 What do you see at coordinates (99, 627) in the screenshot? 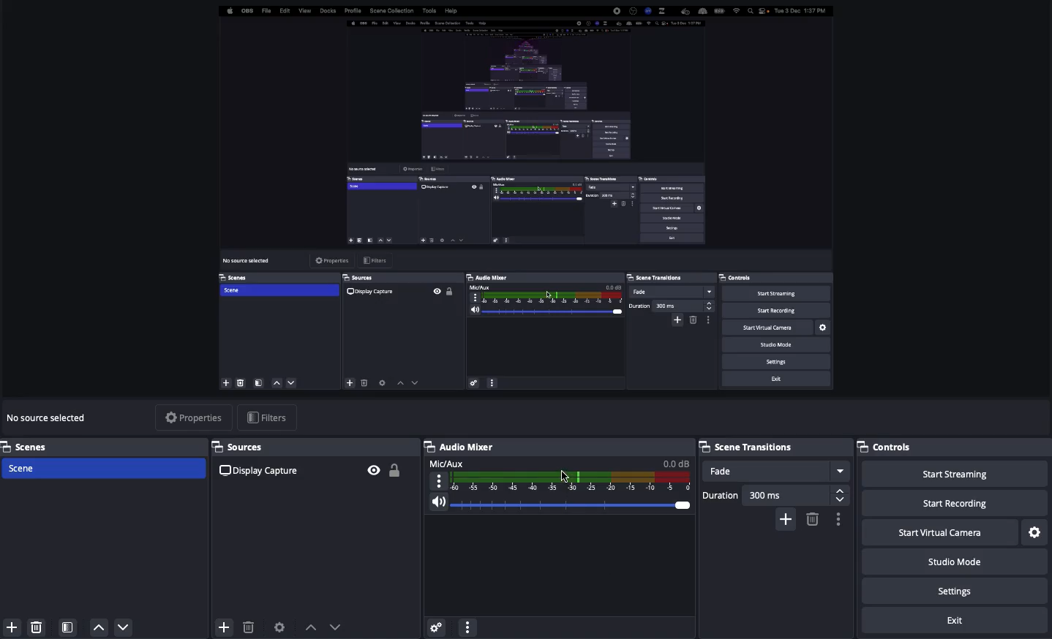
I see `Up` at bounding box center [99, 627].